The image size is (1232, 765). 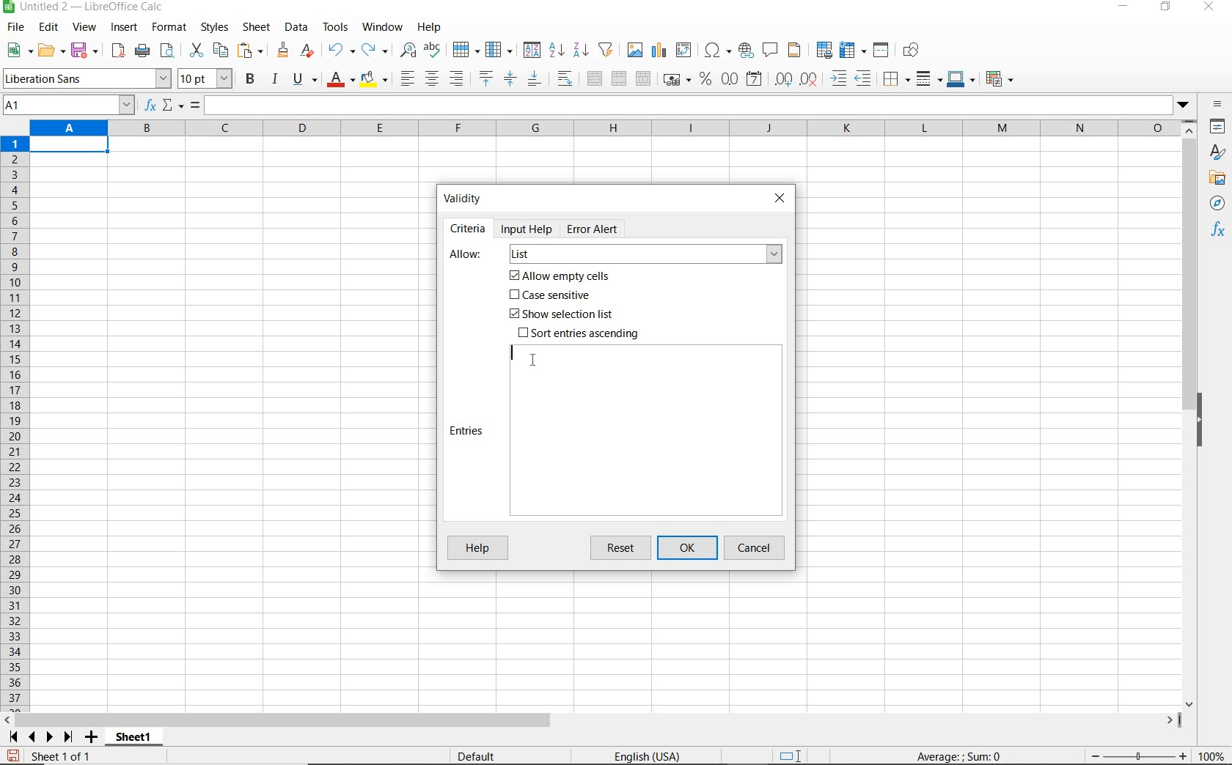 What do you see at coordinates (476, 549) in the screenshot?
I see `Help` at bounding box center [476, 549].